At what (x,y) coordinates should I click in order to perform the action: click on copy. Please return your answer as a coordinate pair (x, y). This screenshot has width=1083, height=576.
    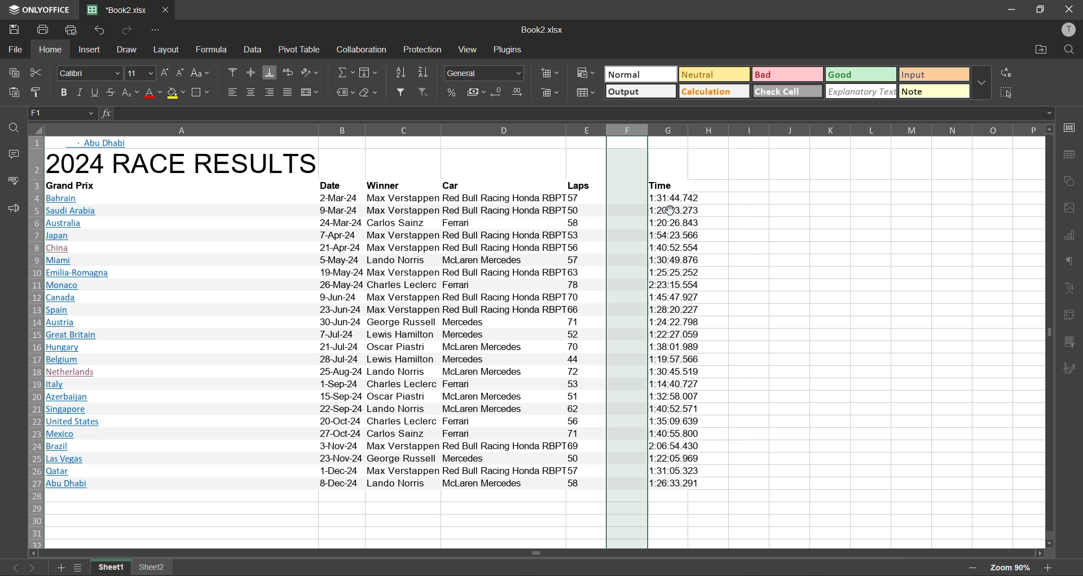
    Looking at the image, I should click on (11, 71).